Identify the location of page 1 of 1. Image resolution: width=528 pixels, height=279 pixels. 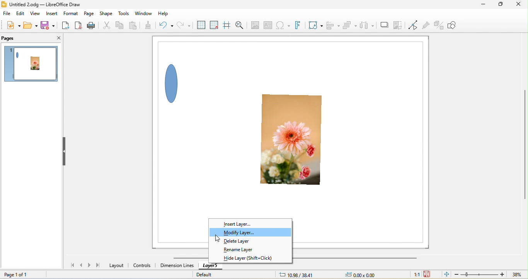
(16, 274).